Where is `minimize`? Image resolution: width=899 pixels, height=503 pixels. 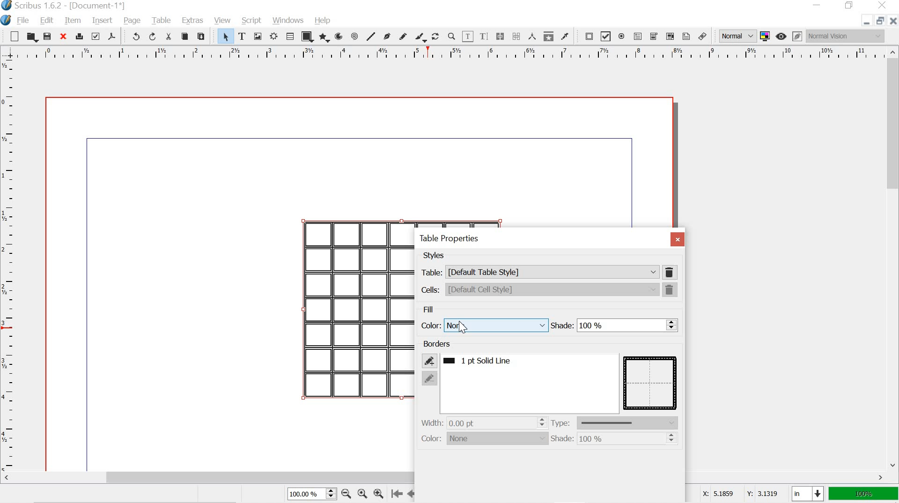
minimize is located at coordinates (862, 22).